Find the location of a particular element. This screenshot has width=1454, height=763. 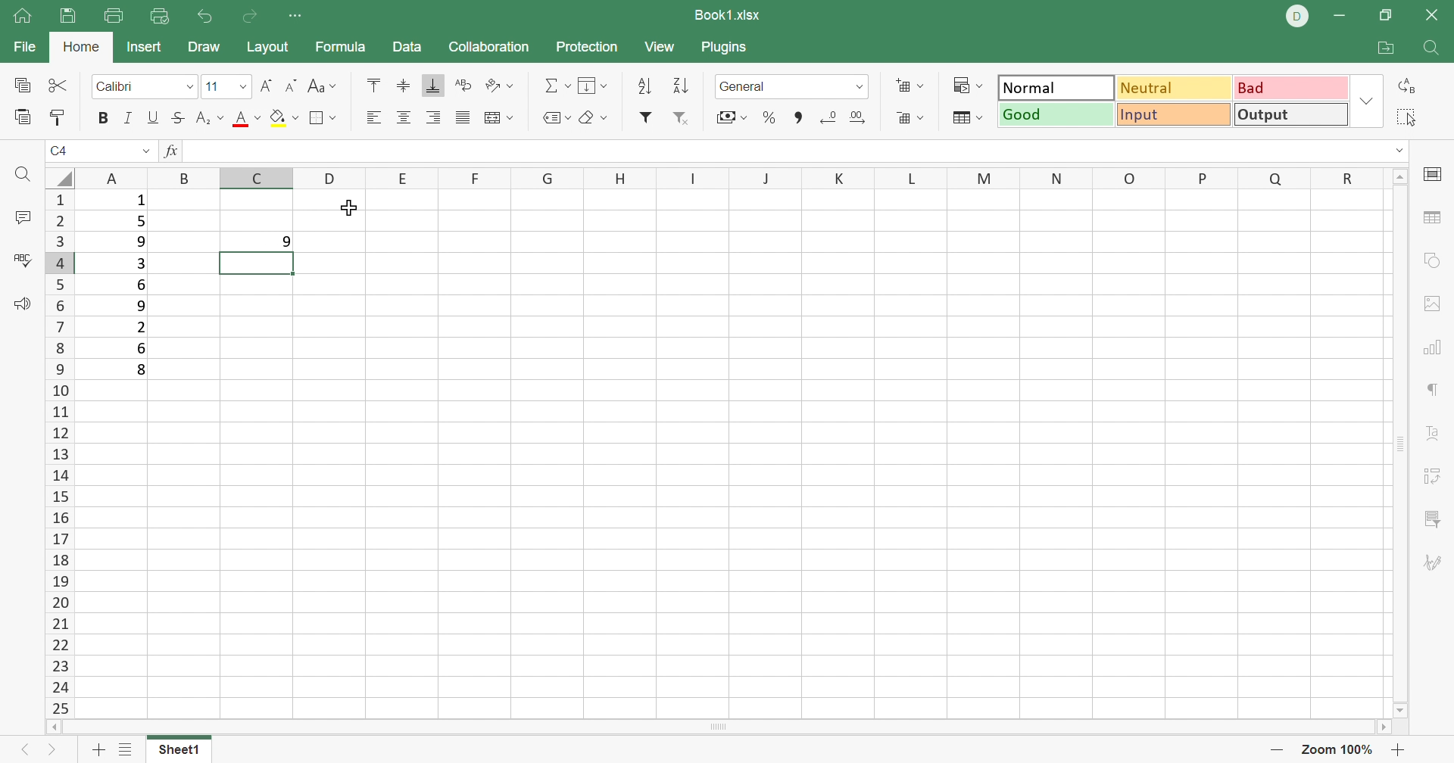

Merge and center is located at coordinates (498, 119).